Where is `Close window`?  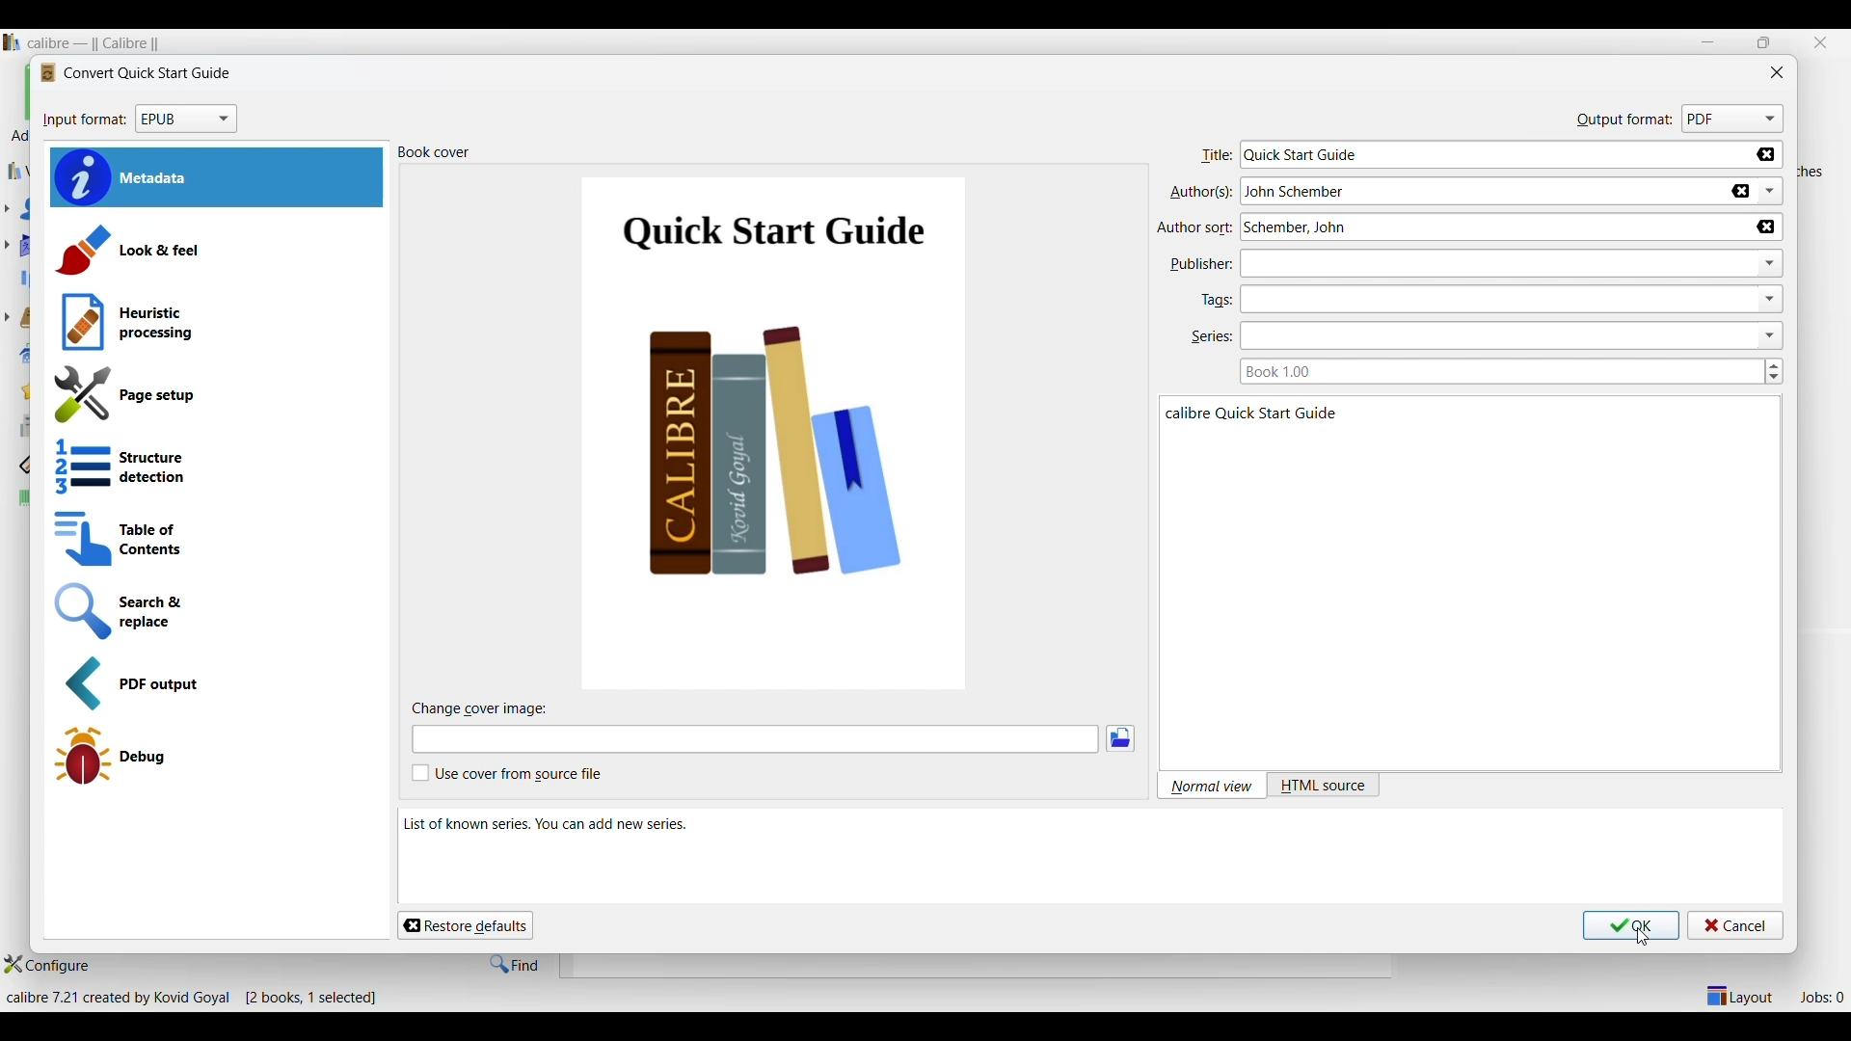 Close window is located at coordinates (1778, 72).